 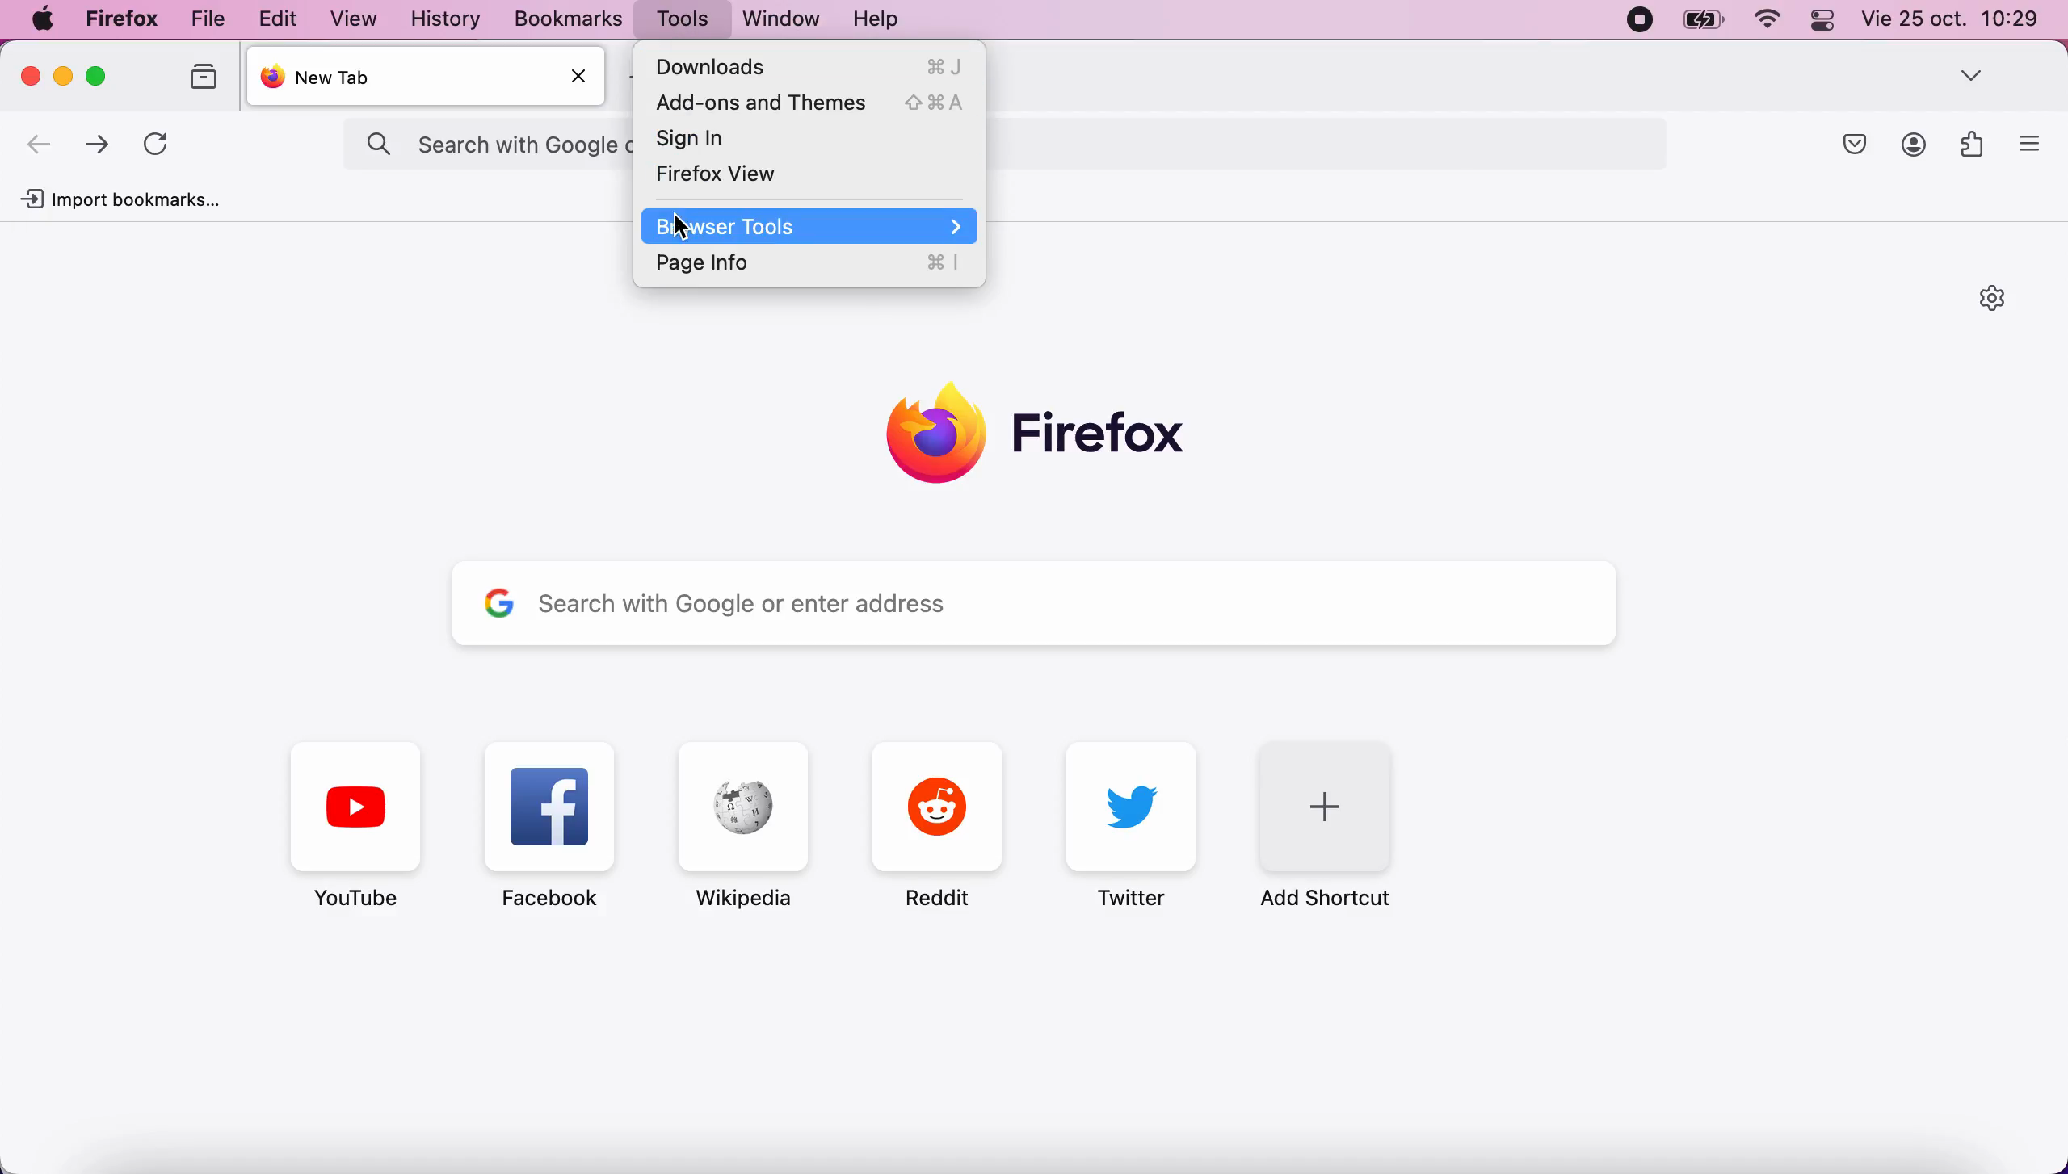 What do you see at coordinates (1996, 298) in the screenshot?
I see `Settings` at bounding box center [1996, 298].